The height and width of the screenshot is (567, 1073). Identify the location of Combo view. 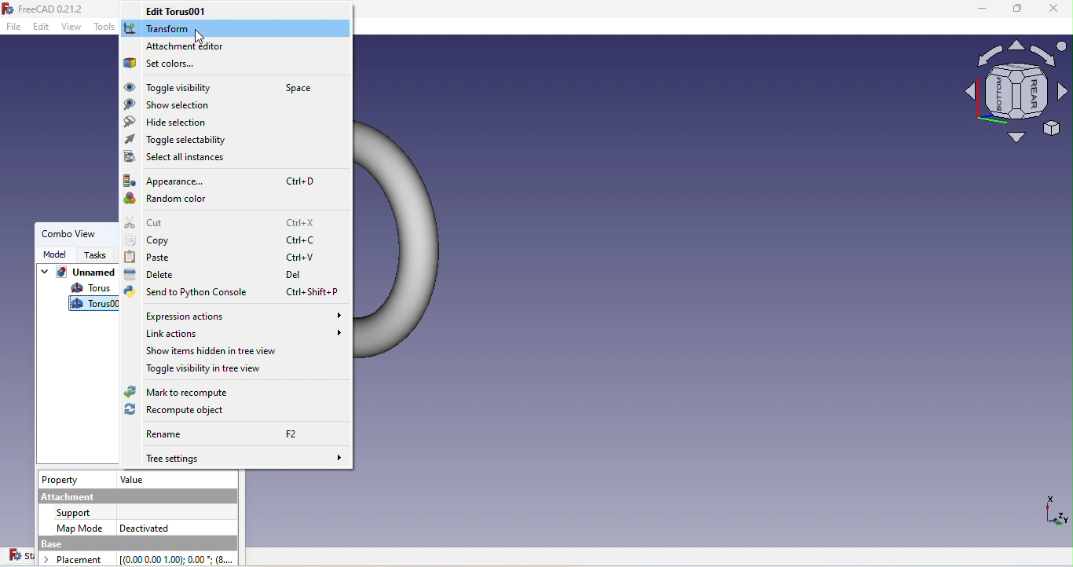
(65, 232).